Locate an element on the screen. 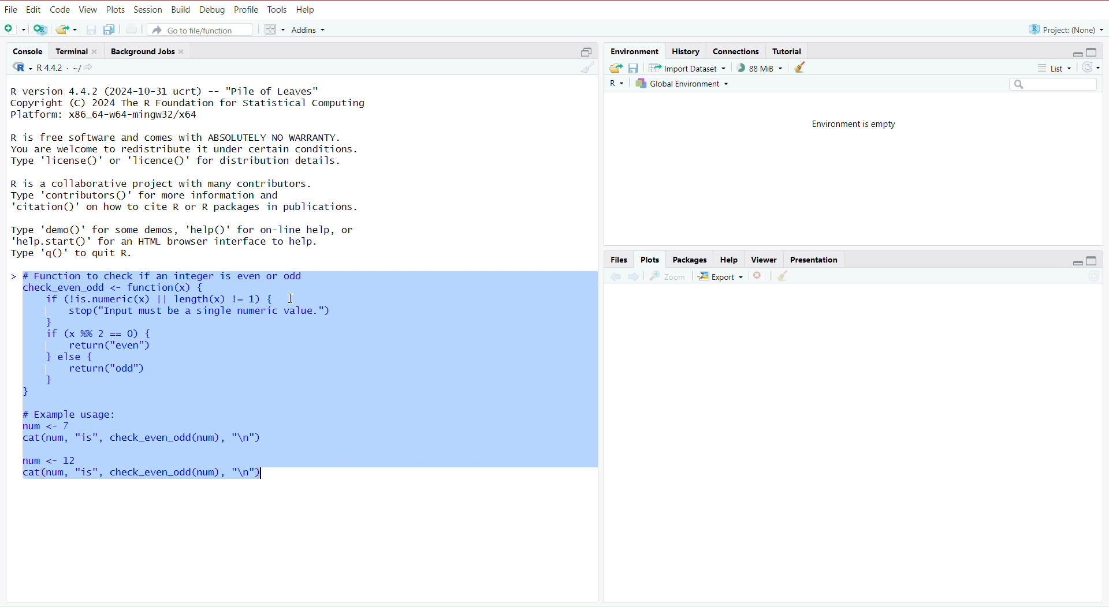 This screenshot has height=607, width=1109. clear console is located at coordinates (583, 69).